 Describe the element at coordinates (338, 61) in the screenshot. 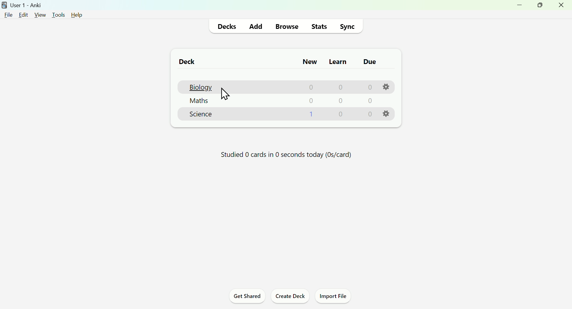

I see `Learn` at that location.